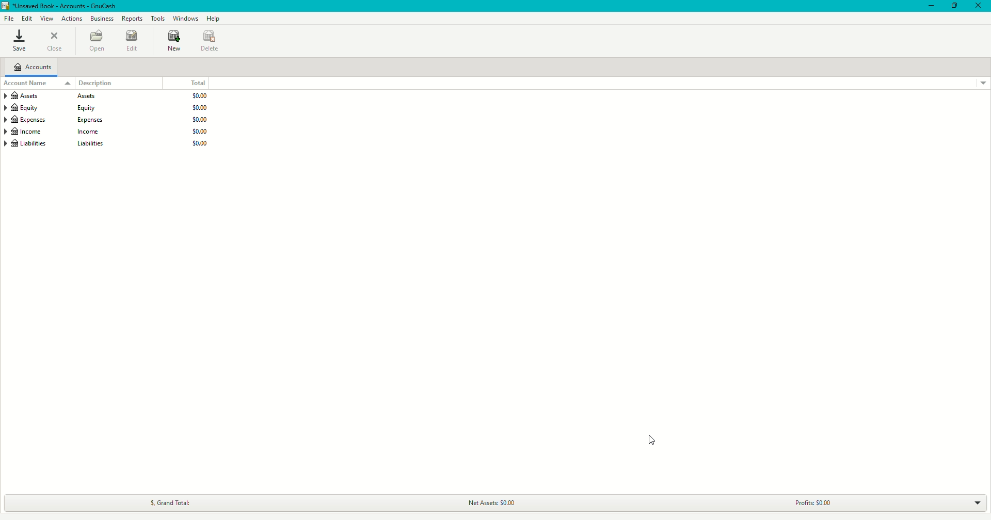 The width and height of the screenshot is (991, 520). What do you see at coordinates (954, 6) in the screenshot?
I see `Restore` at bounding box center [954, 6].